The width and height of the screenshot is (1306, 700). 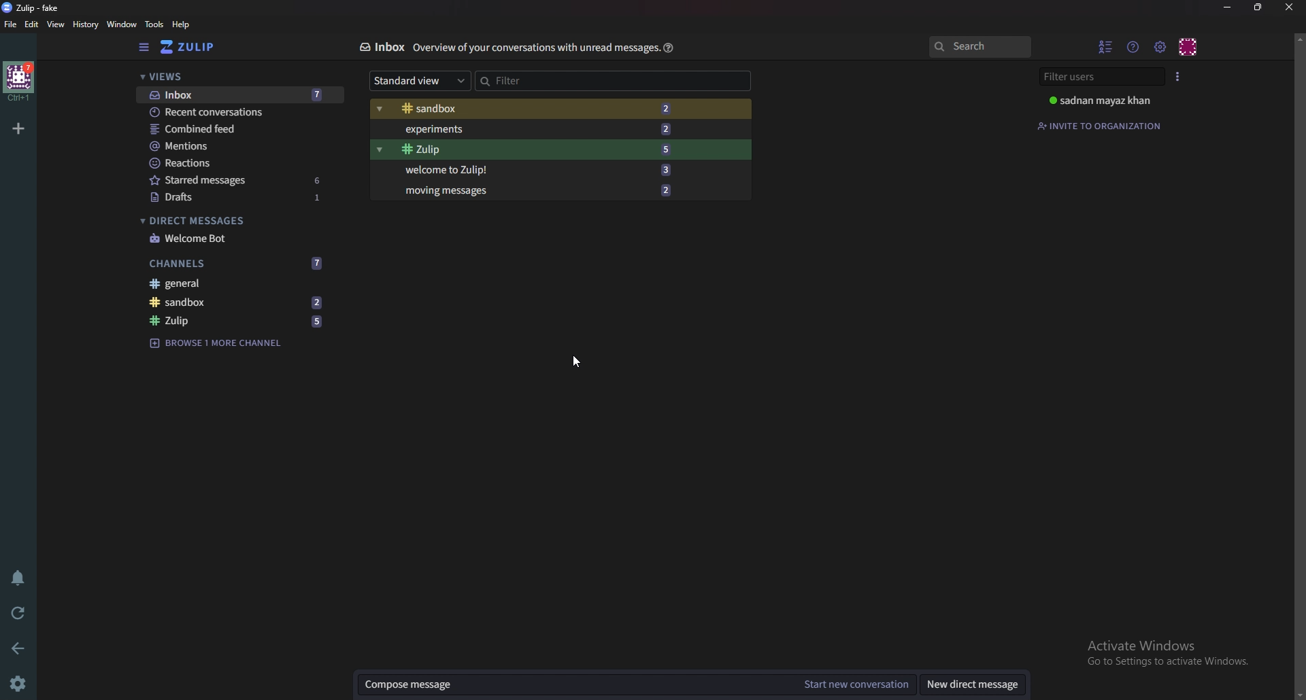 What do you see at coordinates (16, 578) in the screenshot?
I see `Enable do not disturb` at bounding box center [16, 578].